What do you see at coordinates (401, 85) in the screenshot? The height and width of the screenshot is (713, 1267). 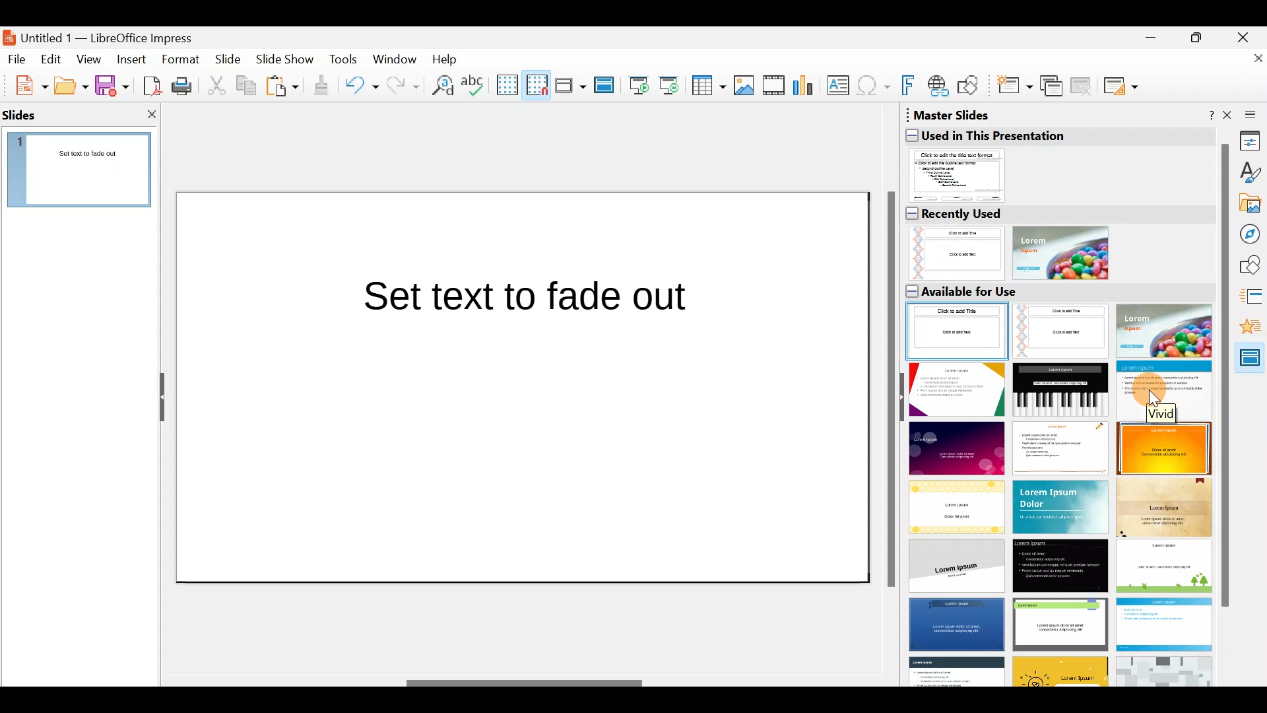 I see `Redo` at bounding box center [401, 85].